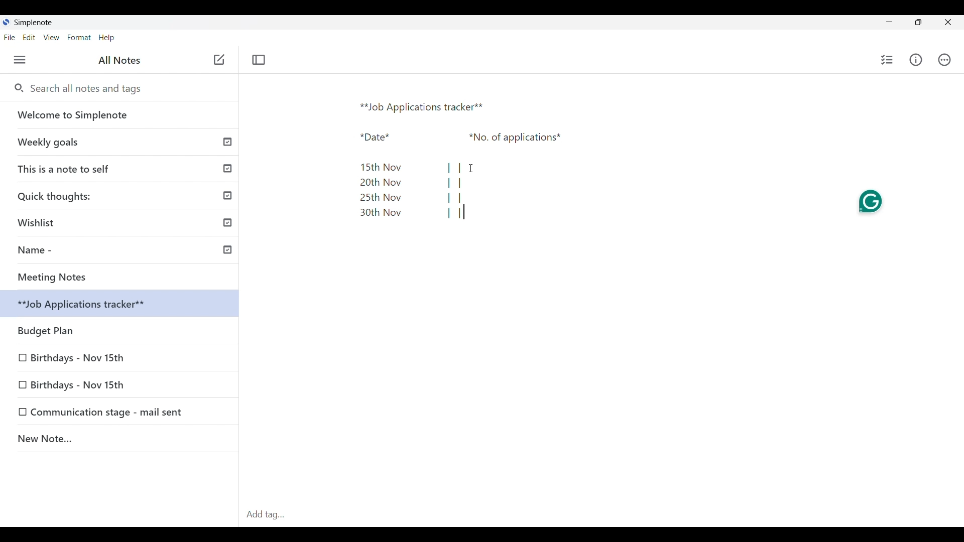 This screenshot has width=964, height=542. Describe the element at coordinates (119, 60) in the screenshot. I see `All notes` at that location.